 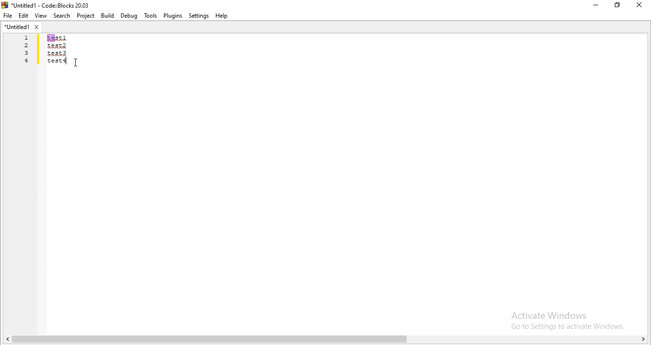 I want to click on Untitled - Code:: blocks 2003, so click(x=47, y=4).